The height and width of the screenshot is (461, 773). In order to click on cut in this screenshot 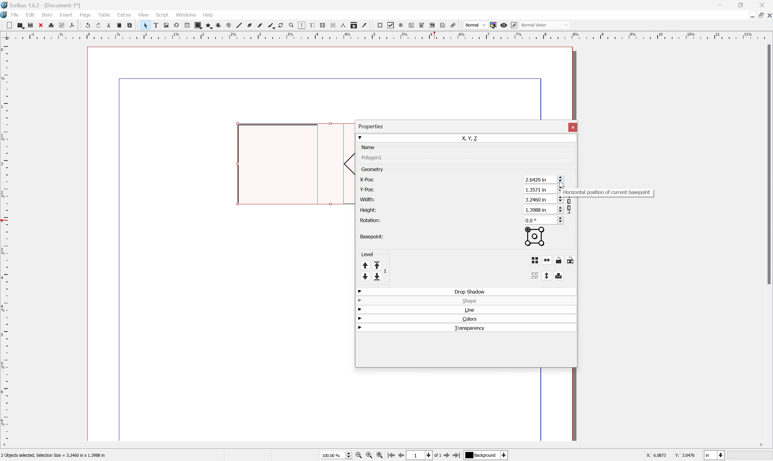, I will do `click(108, 25)`.